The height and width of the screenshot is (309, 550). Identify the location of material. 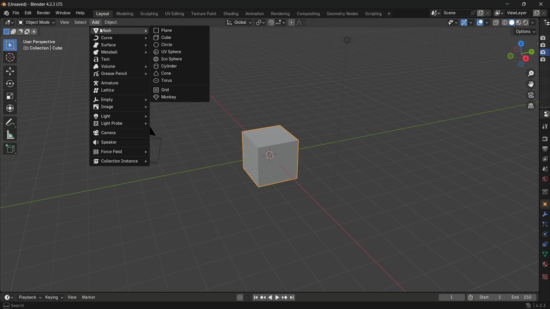
(545, 264).